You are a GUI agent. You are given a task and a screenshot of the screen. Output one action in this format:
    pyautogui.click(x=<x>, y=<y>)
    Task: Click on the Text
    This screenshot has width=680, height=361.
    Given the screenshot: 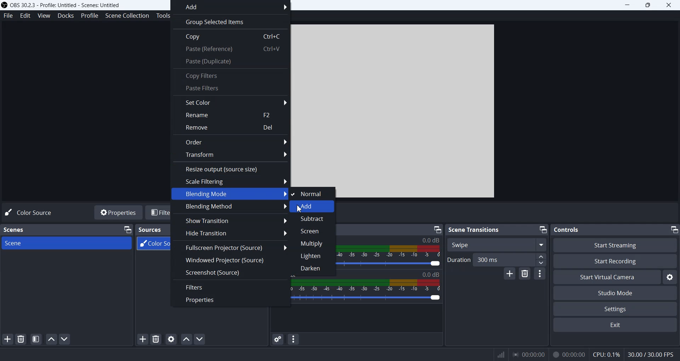 What is the action you would take?
    pyautogui.click(x=567, y=229)
    